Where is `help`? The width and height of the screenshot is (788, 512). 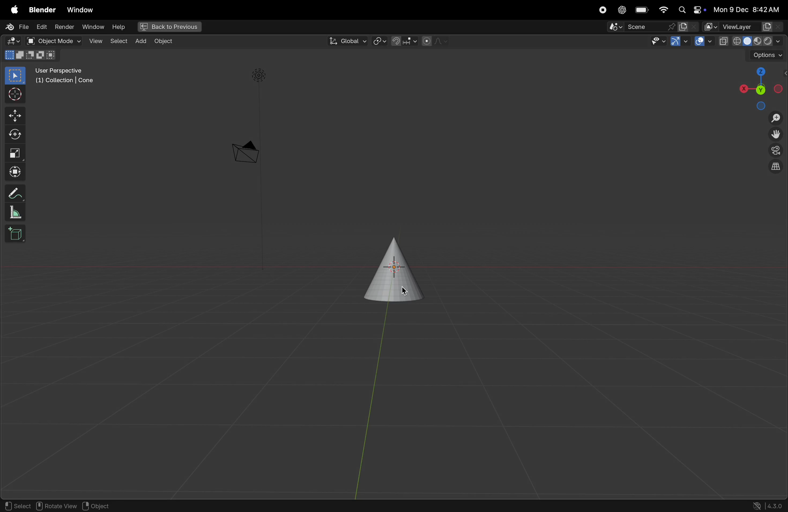 help is located at coordinates (121, 28).